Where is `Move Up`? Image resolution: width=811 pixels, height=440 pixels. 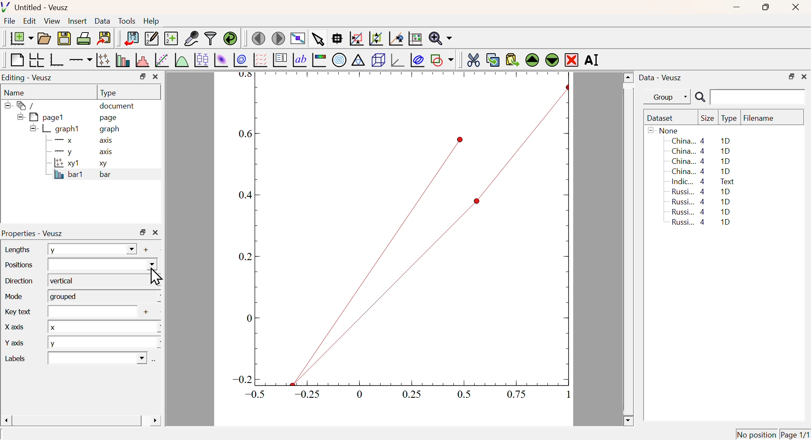 Move Up is located at coordinates (533, 60).